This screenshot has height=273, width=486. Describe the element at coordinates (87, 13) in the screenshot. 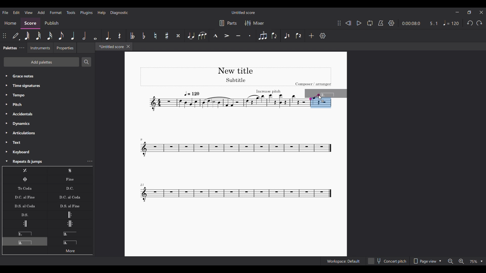

I see `Plugins menu` at that location.